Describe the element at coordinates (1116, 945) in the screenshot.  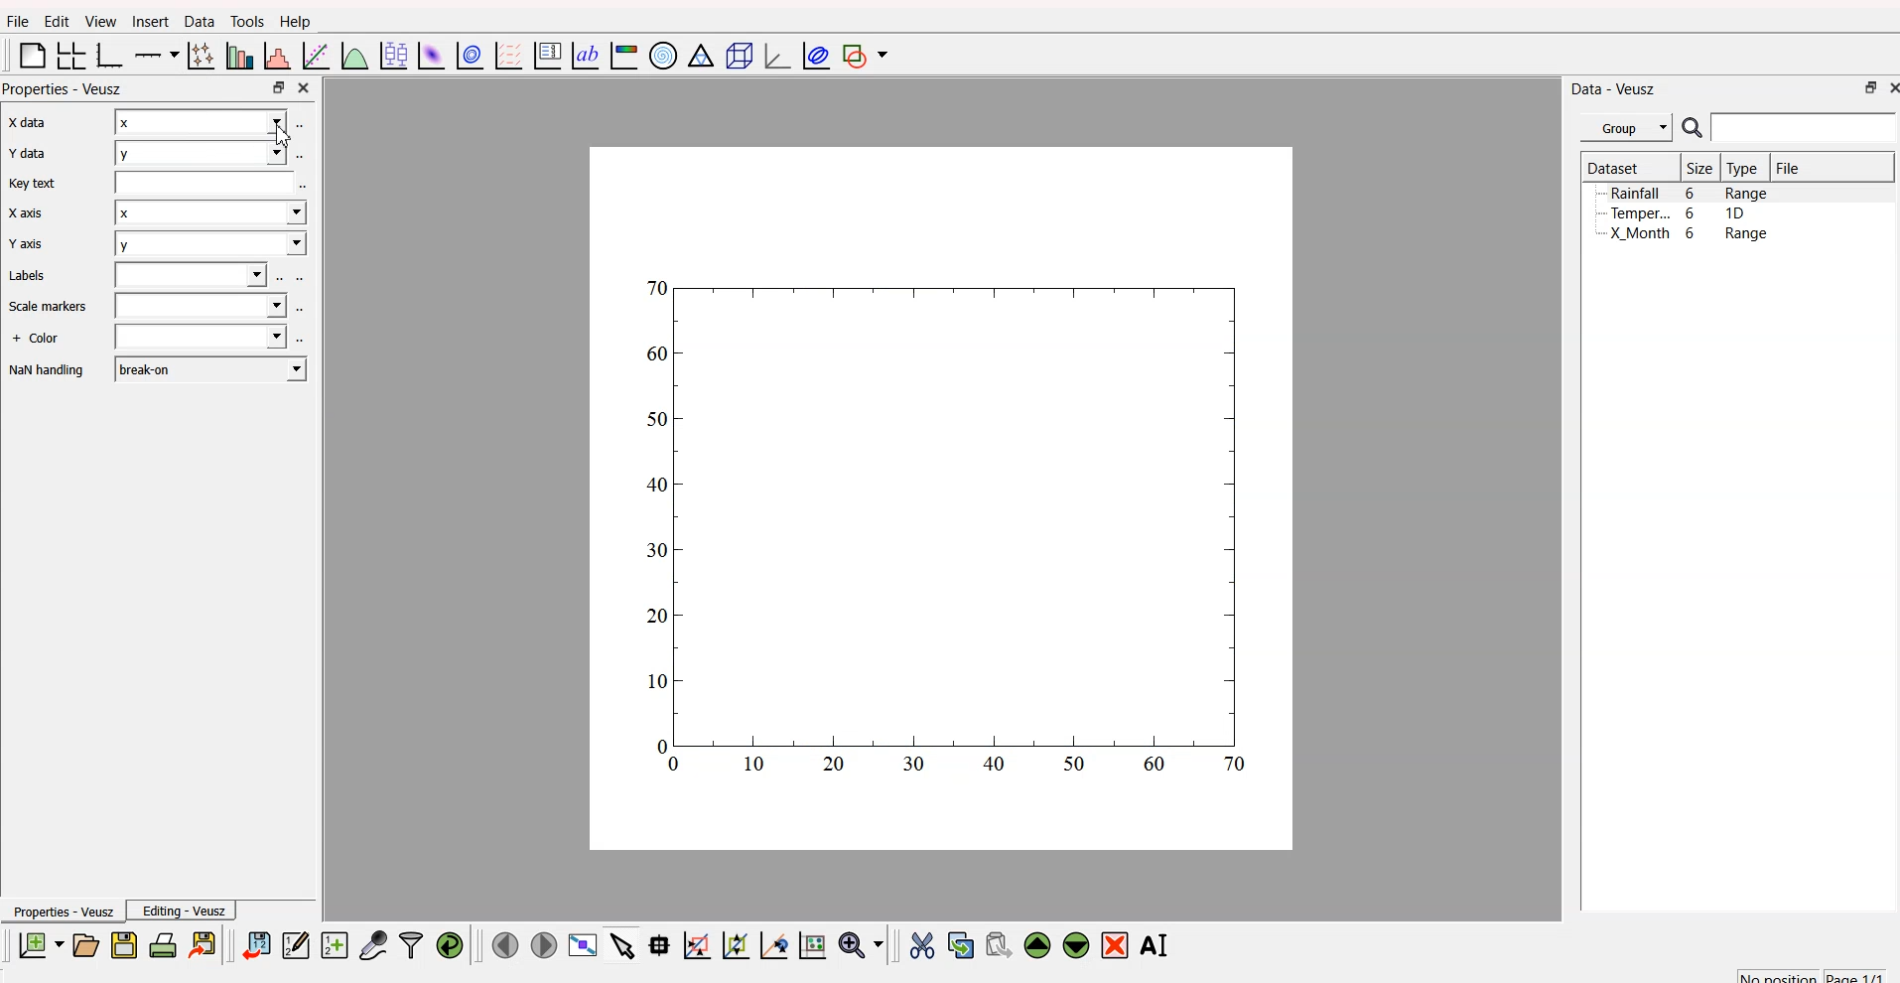
I see `remove the selected widget` at that location.